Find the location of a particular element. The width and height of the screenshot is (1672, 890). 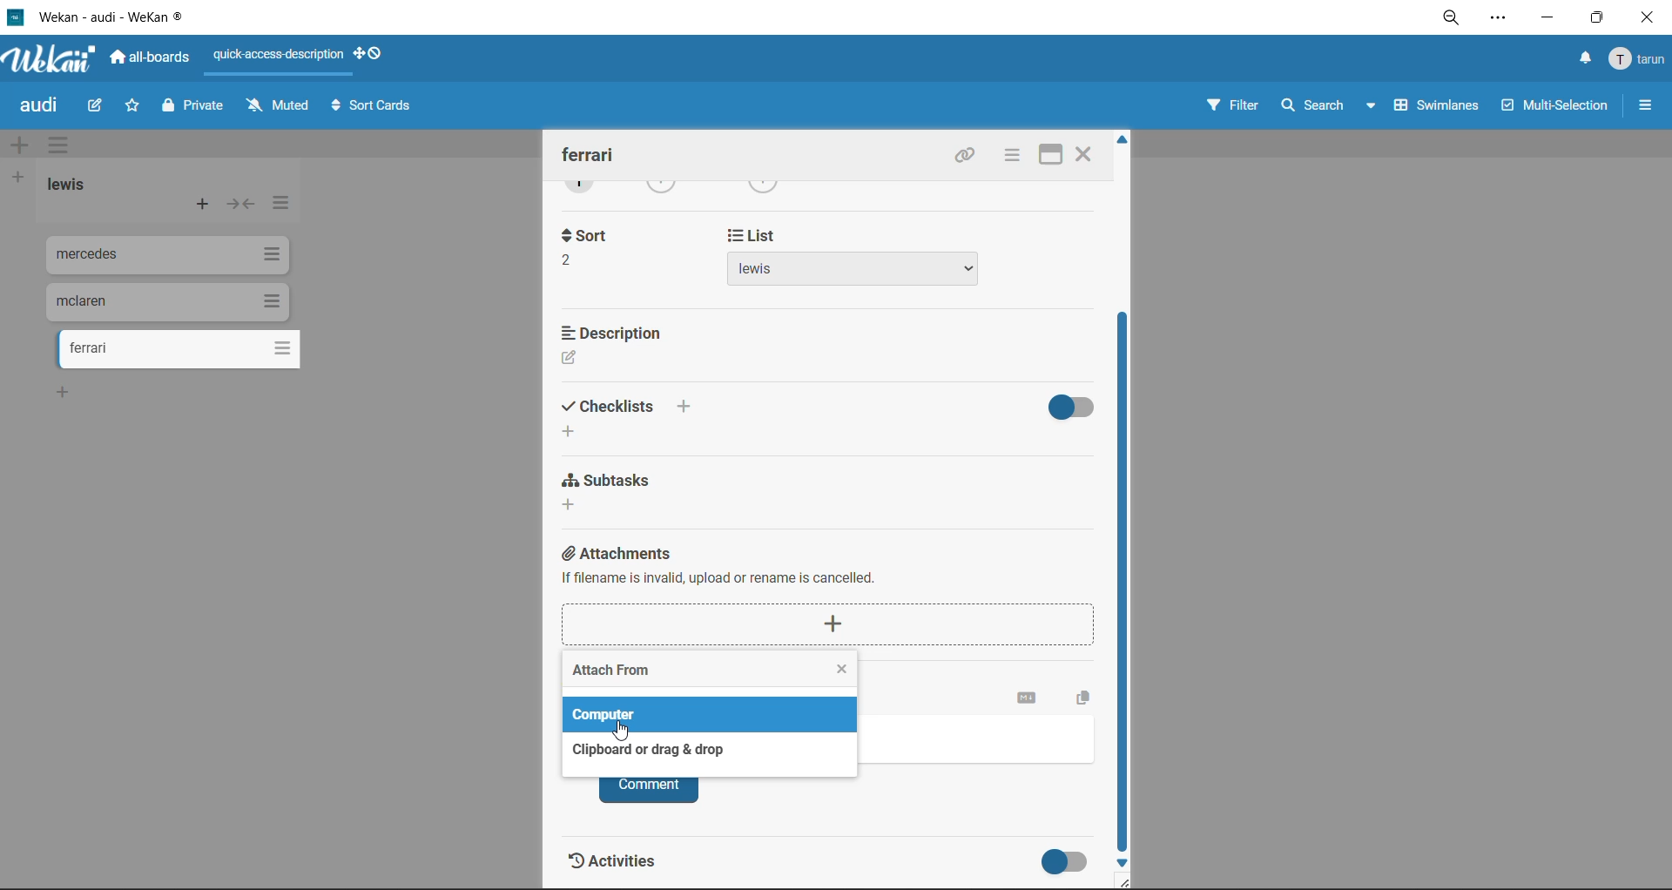

show desktop drag handles is located at coordinates (371, 56).